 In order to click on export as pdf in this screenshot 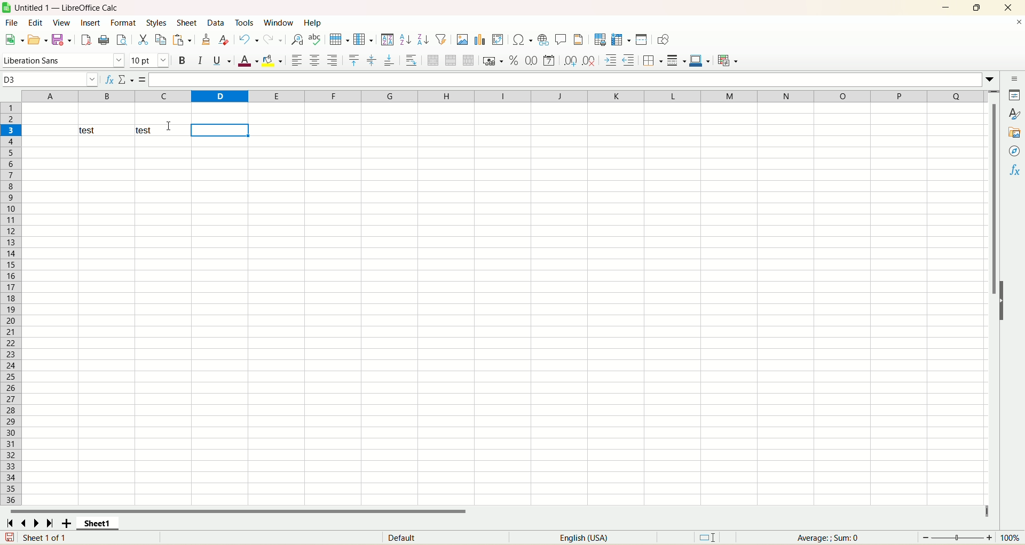, I will do `click(85, 40)`.